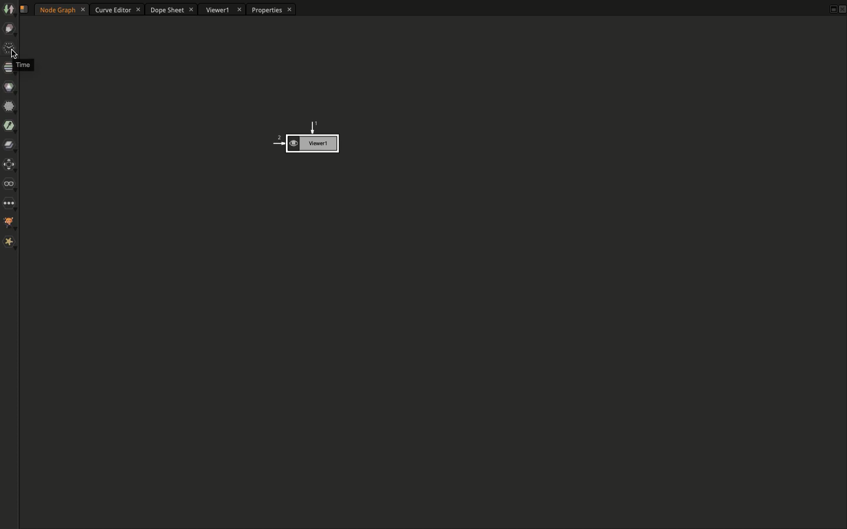  Describe the element at coordinates (10, 223) in the screenshot. I see `GMI` at that location.